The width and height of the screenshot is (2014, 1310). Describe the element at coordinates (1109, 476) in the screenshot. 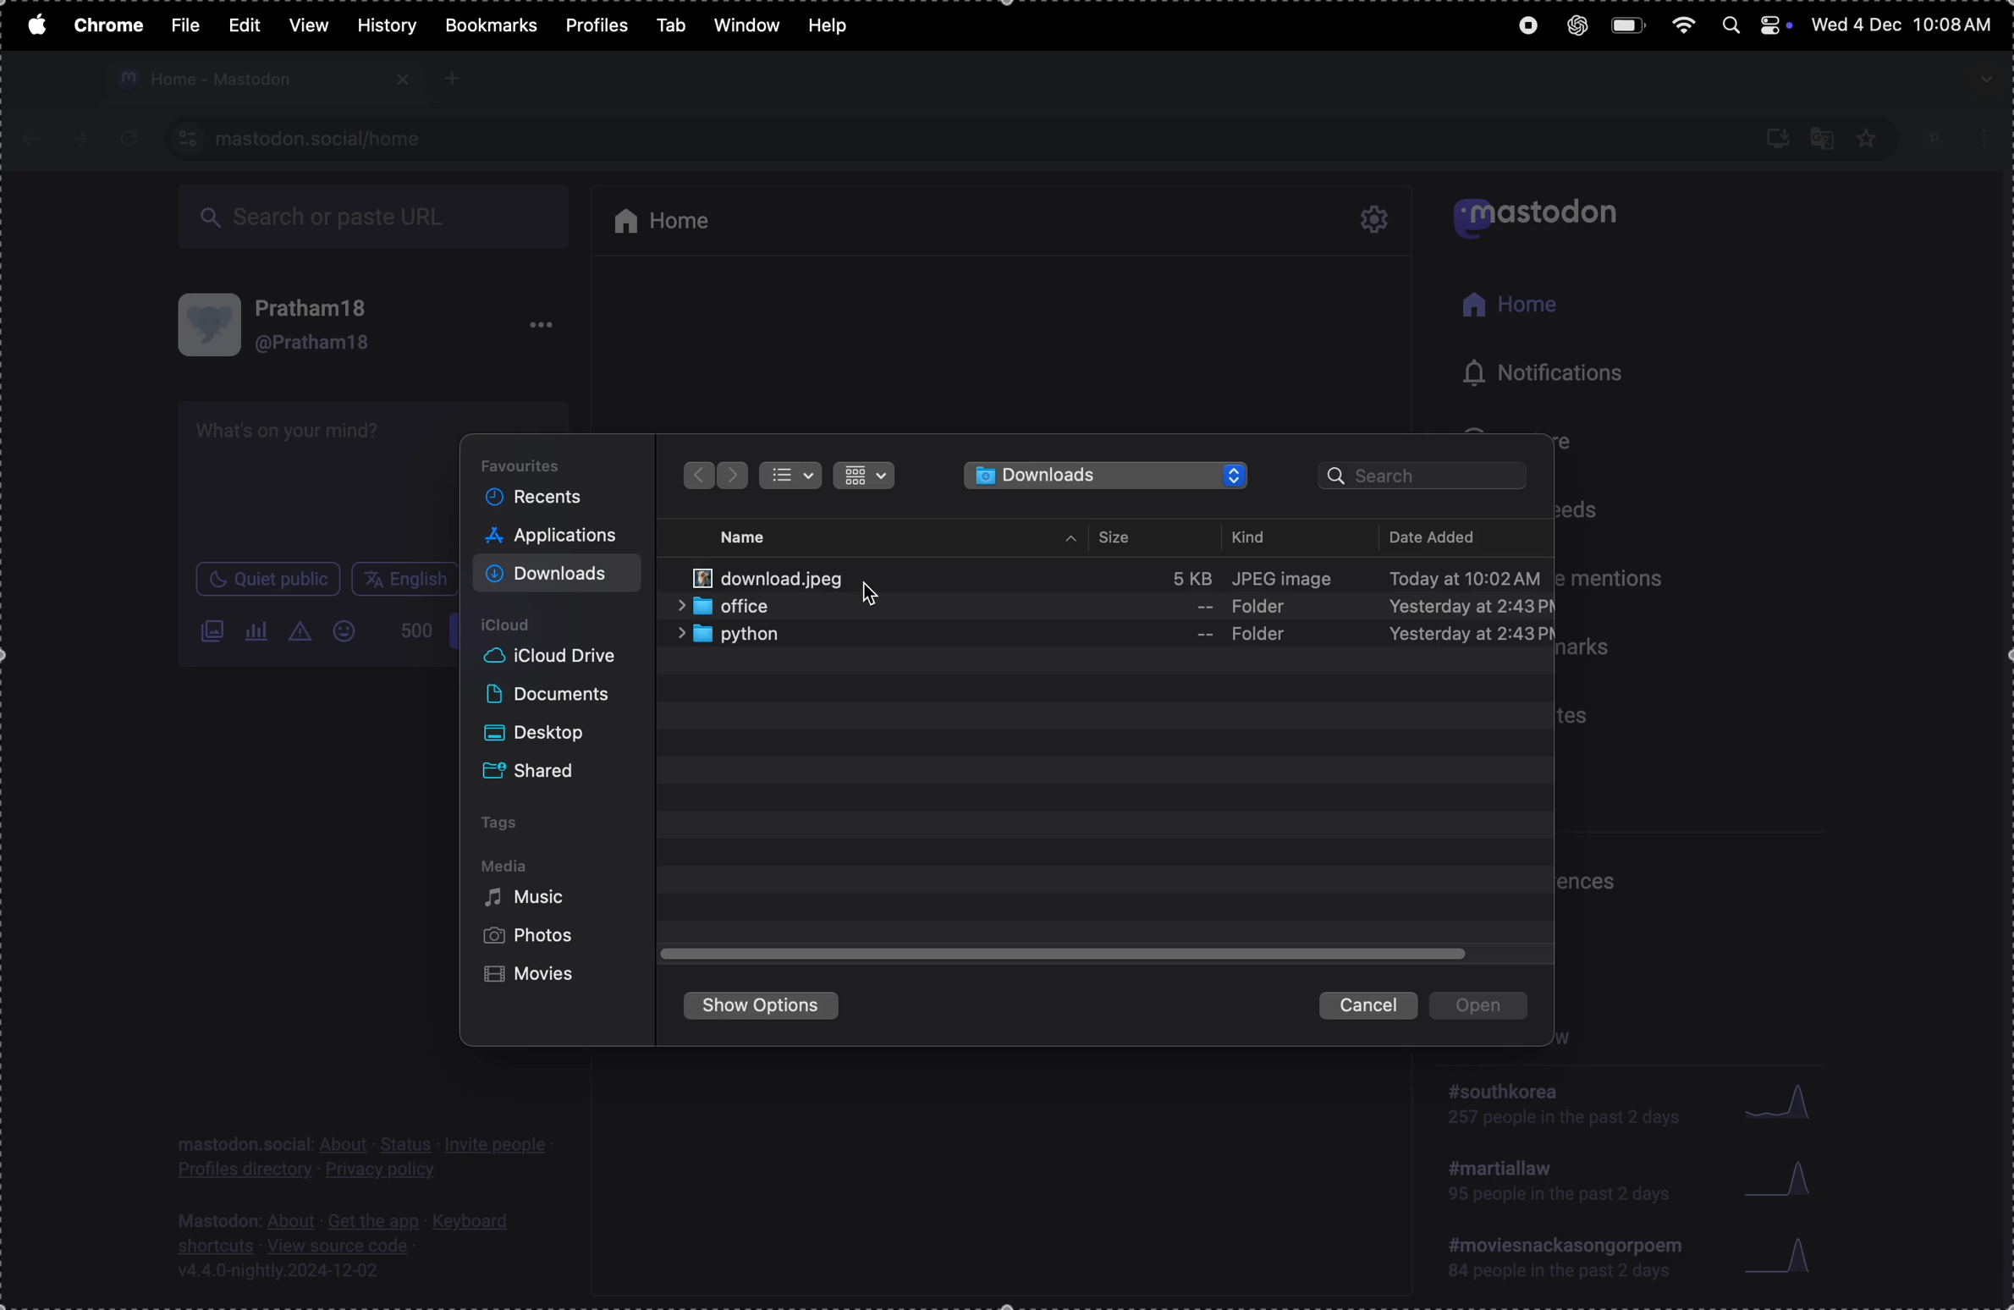

I see `down loads folder` at that location.